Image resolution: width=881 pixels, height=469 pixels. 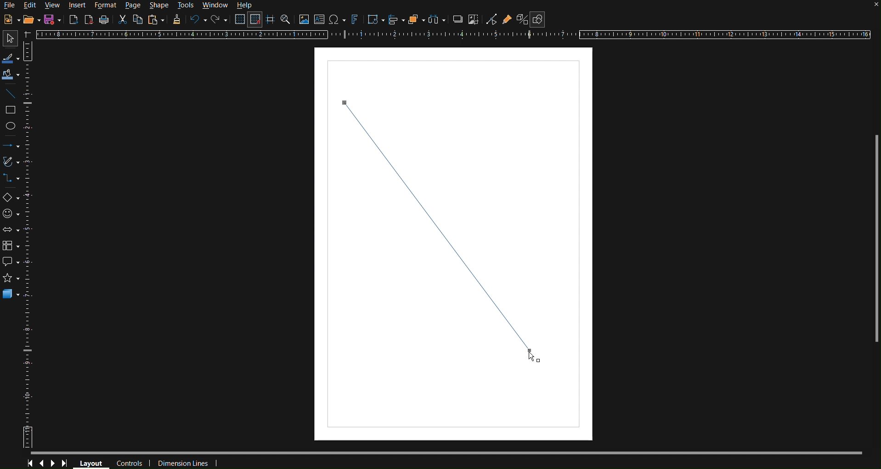 I want to click on Cursor, so click(x=533, y=360).